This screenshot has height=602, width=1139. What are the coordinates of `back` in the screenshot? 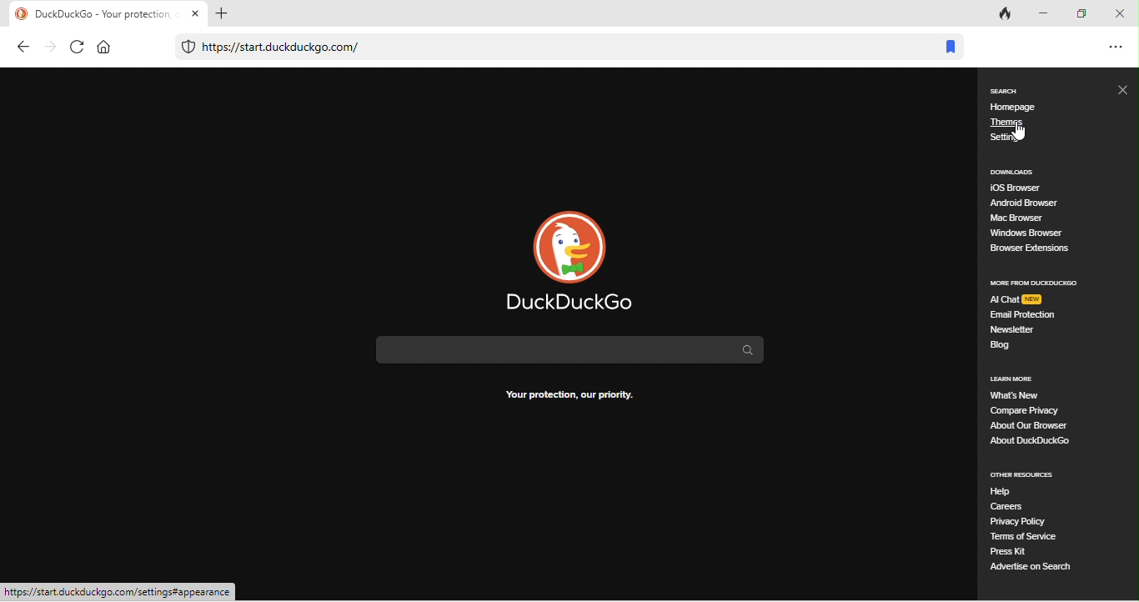 It's located at (24, 47).